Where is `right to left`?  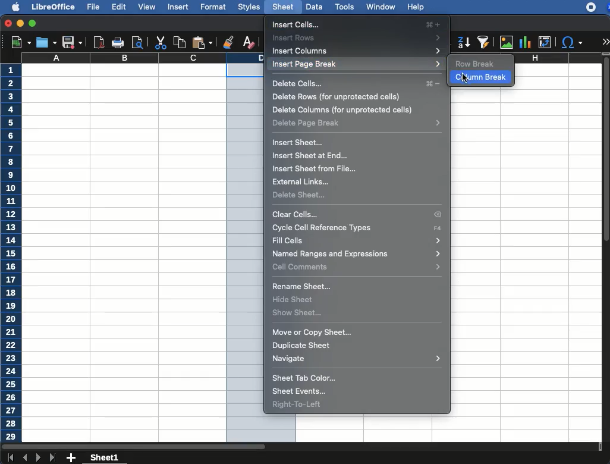
right to left is located at coordinates (299, 406).